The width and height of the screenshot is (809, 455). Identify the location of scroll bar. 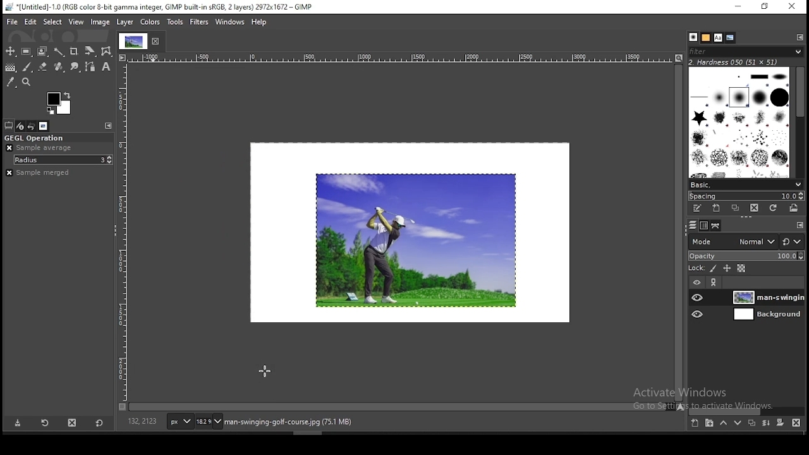
(401, 407).